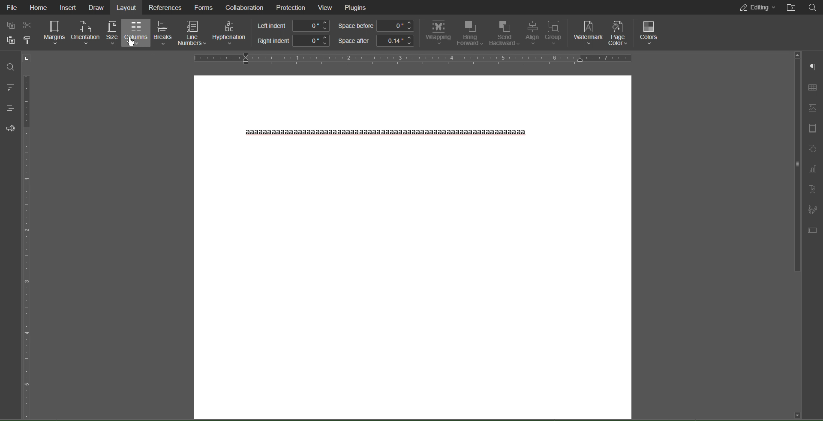  I want to click on Paragraph Settings, so click(813, 68).